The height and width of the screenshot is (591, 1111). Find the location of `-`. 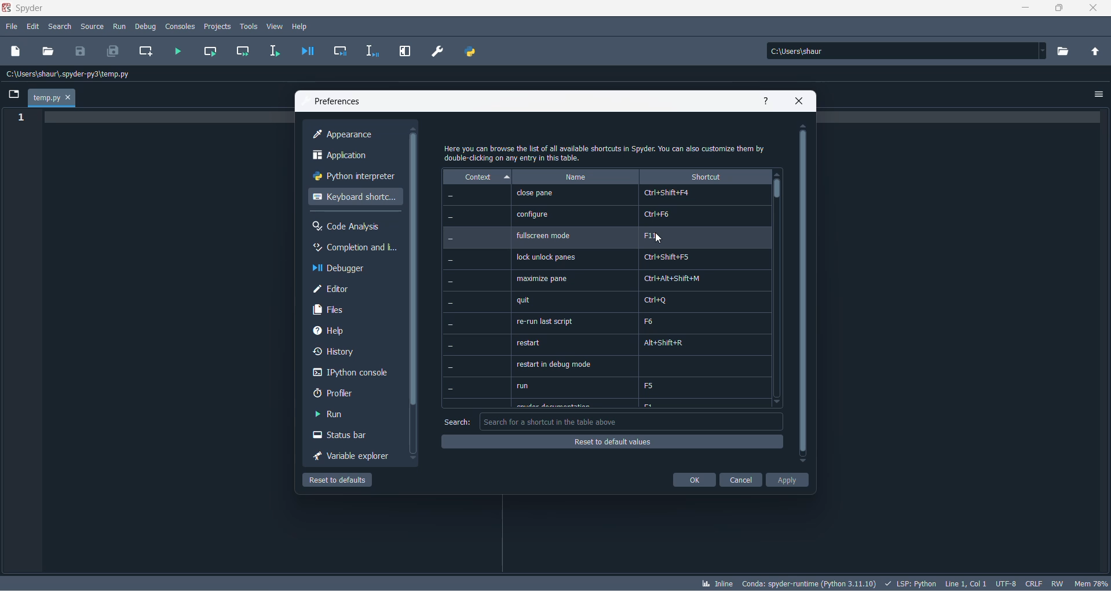

- is located at coordinates (451, 196).